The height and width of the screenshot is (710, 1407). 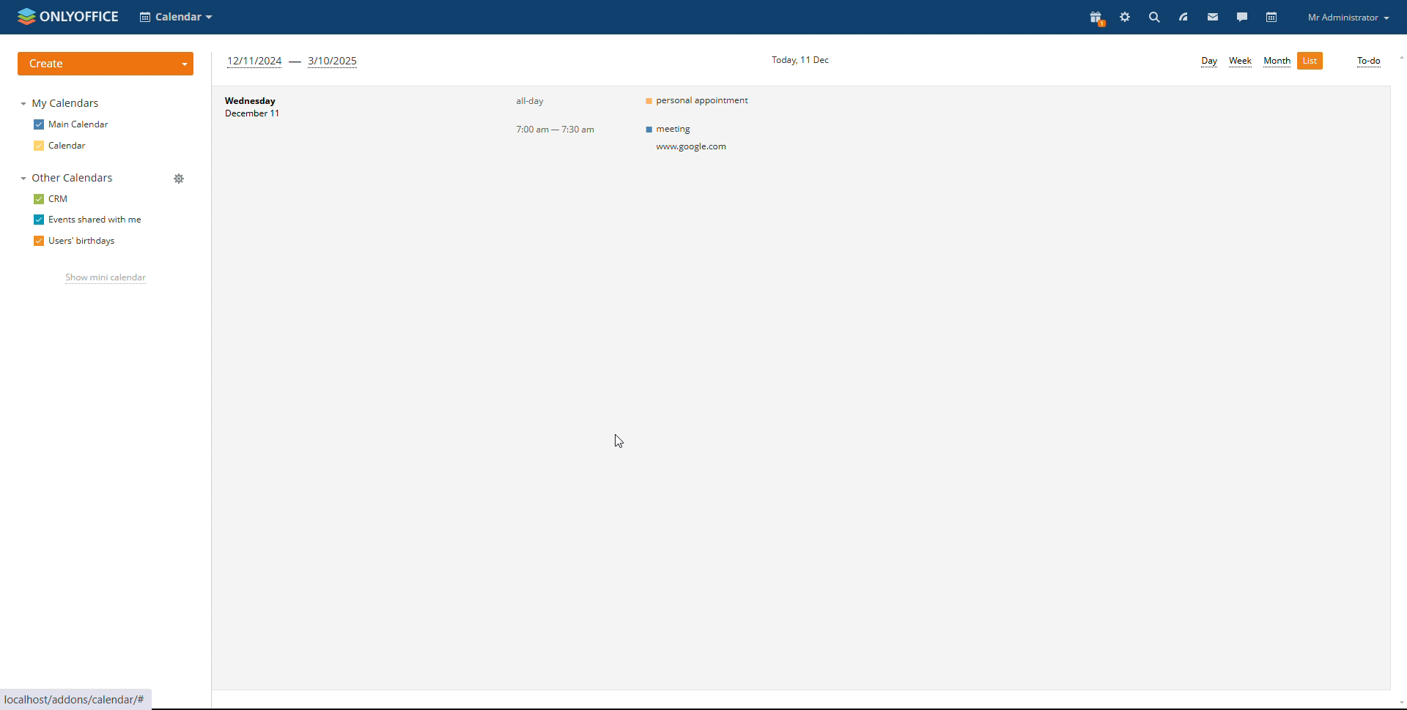 I want to click on logo, so click(x=65, y=17).